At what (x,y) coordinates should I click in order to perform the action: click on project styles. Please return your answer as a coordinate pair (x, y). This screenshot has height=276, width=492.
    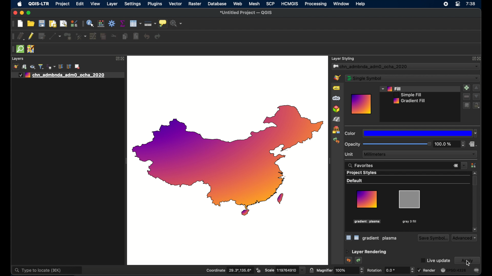
    Looking at the image, I should click on (362, 173).